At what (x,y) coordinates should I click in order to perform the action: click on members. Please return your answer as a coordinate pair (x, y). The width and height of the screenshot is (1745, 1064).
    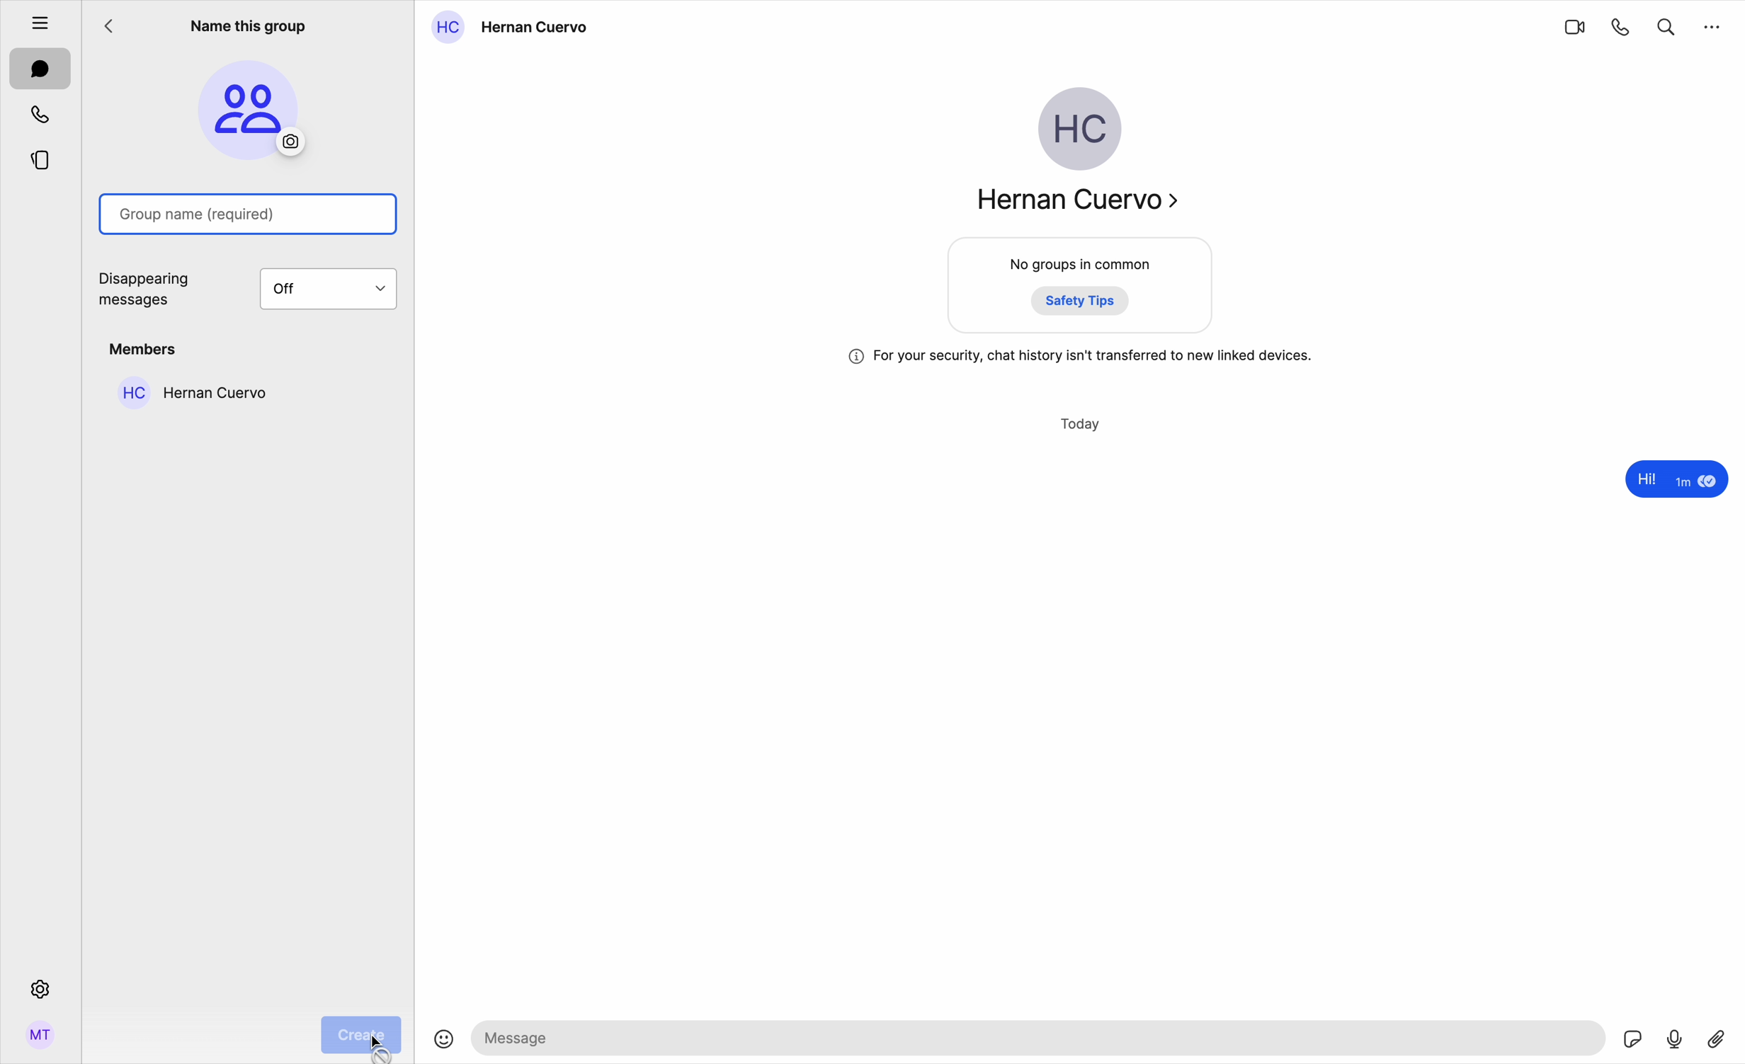
    Looking at the image, I should click on (146, 349).